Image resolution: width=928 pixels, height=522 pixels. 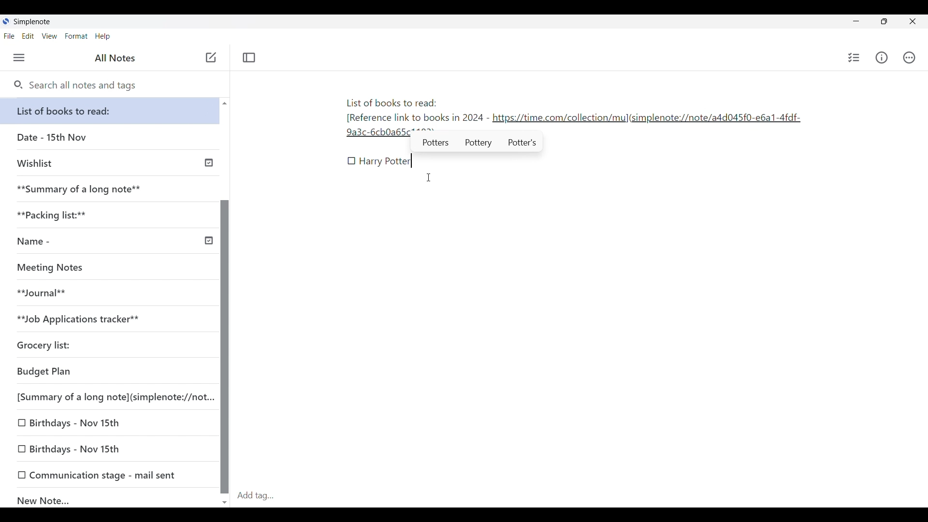 I want to click on **Journal**, so click(x=107, y=293).